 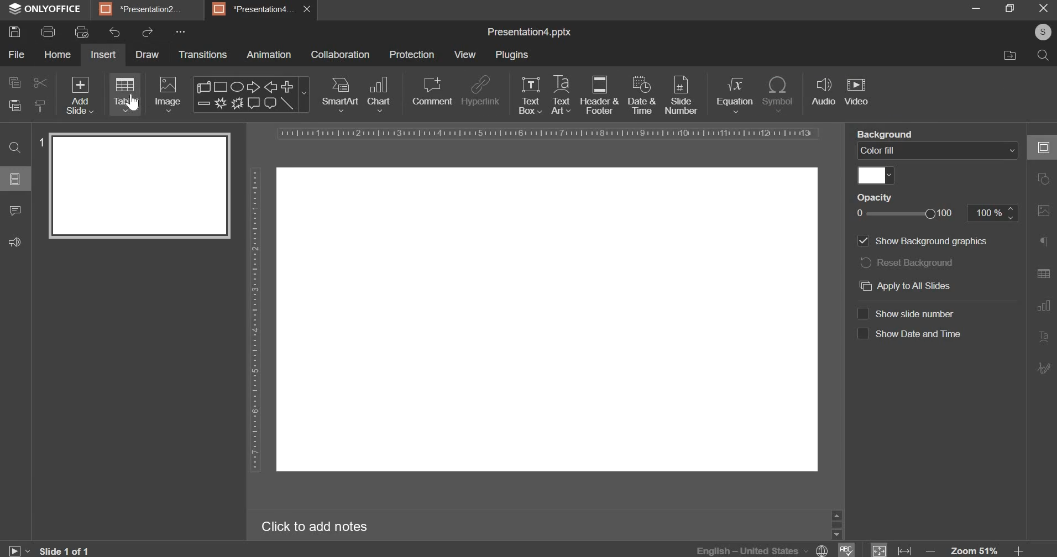 What do you see at coordinates (910, 333) in the screenshot?
I see `show date and time` at bounding box center [910, 333].